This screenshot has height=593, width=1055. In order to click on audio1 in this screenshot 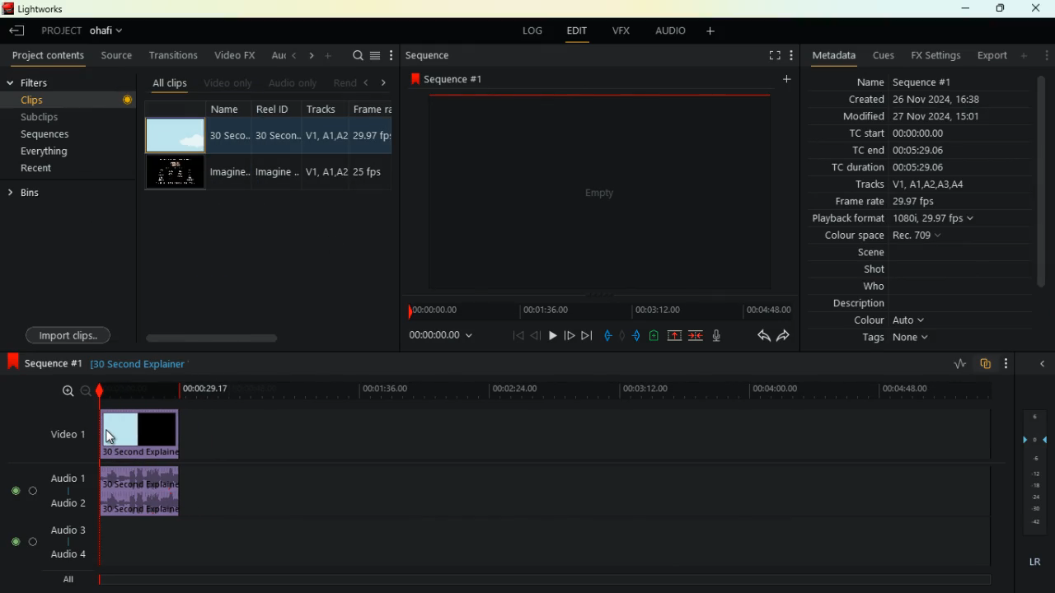, I will do `click(68, 479)`.